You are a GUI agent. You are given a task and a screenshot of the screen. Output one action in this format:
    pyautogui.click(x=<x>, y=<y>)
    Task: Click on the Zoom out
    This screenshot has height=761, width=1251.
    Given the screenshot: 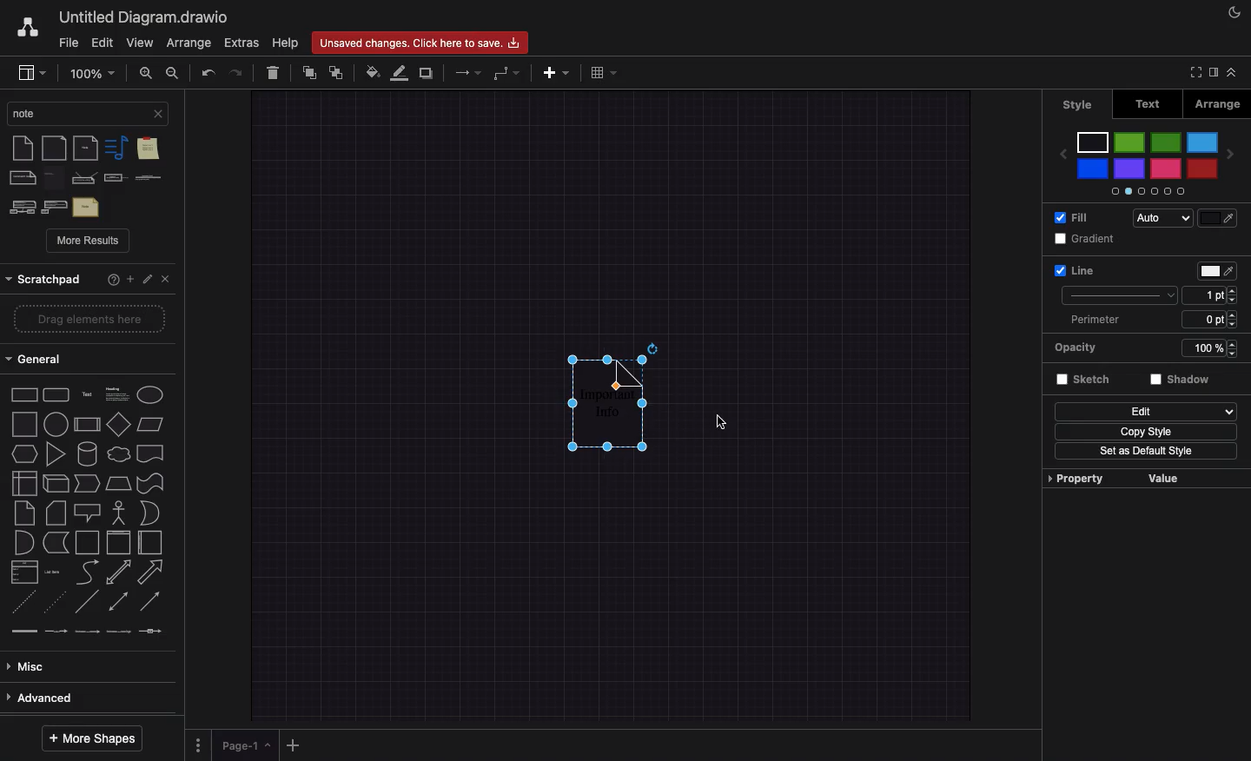 What is the action you would take?
    pyautogui.click(x=175, y=72)
    